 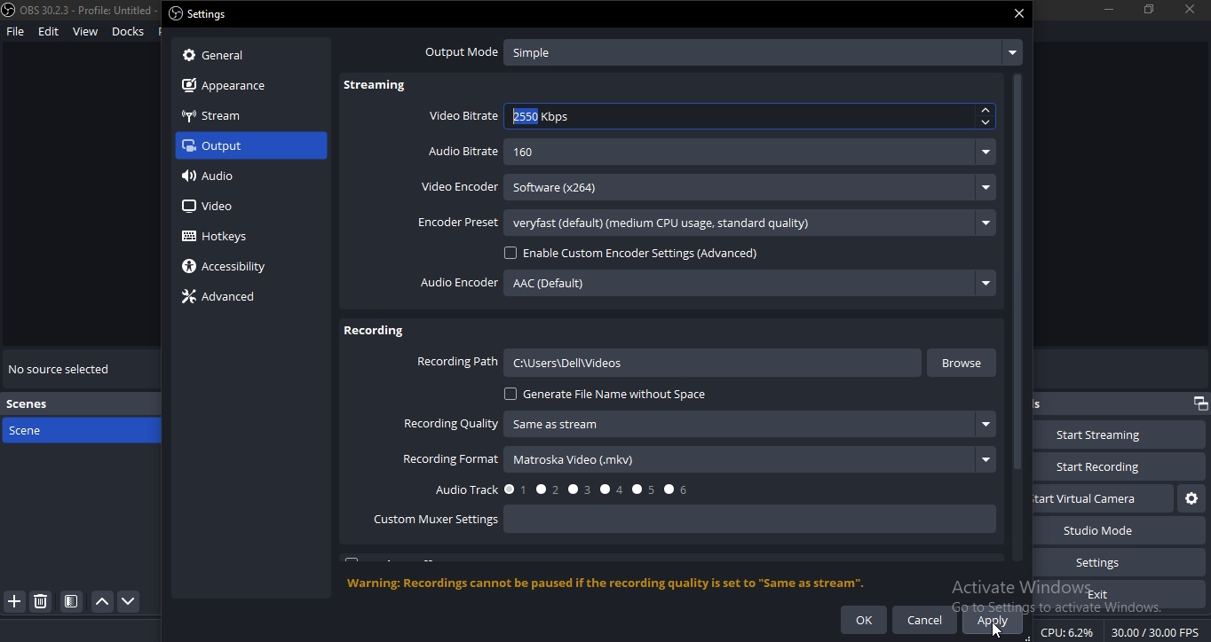 I want to click on close, so click(x=1020, y=12).